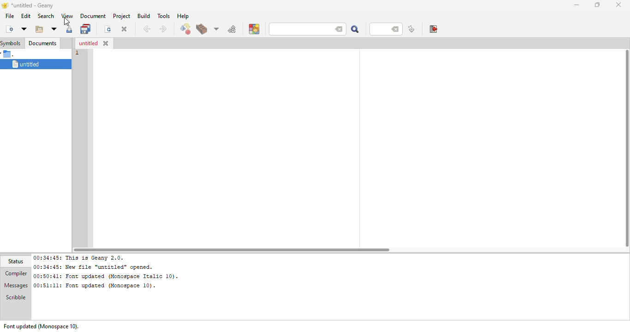 This screenshot has height=332, width=630. What do you see at coordinates (433, 29) in the screenshot?
I see `exit` at bounding box center [433, 29].